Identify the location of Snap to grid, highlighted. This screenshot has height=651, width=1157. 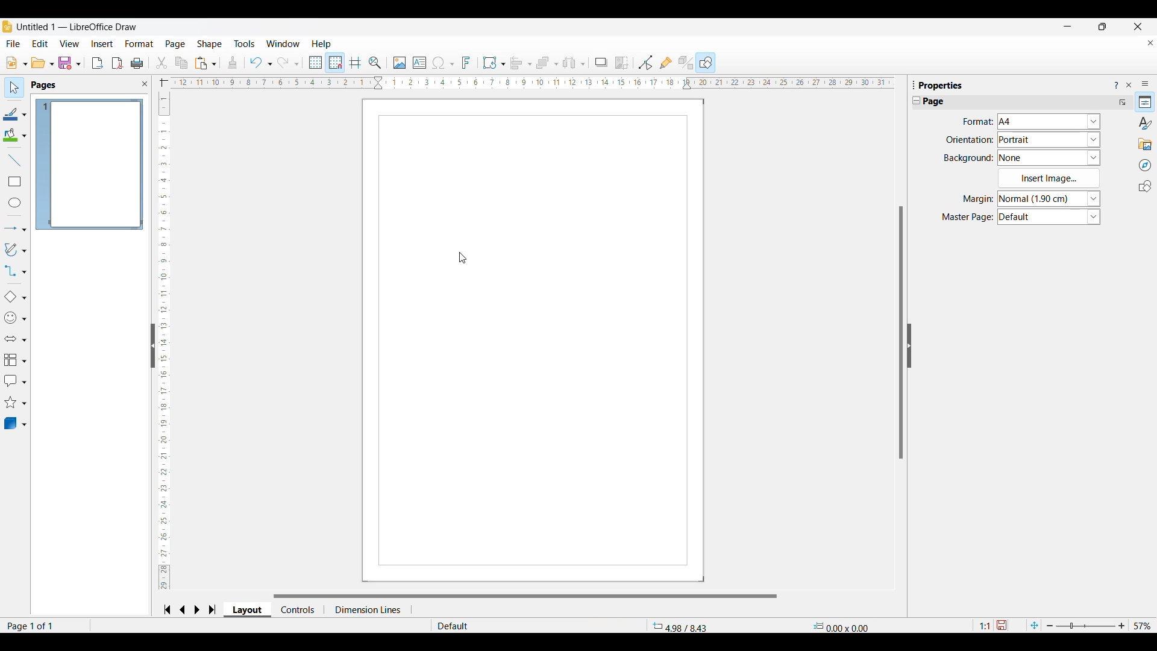
(334, 63).